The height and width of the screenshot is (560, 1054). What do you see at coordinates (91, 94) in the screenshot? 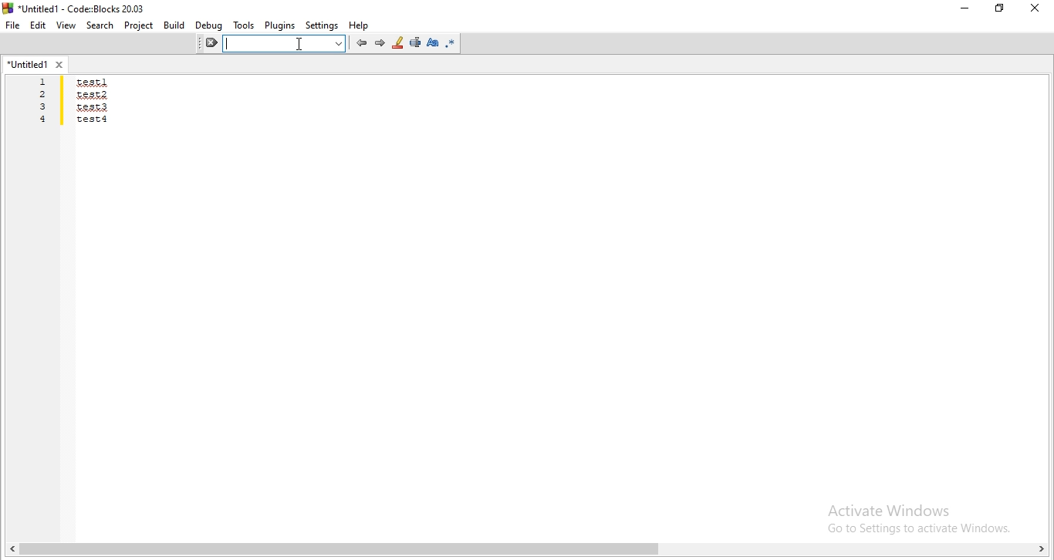
I see `test2` at bounding box center [91, 94].